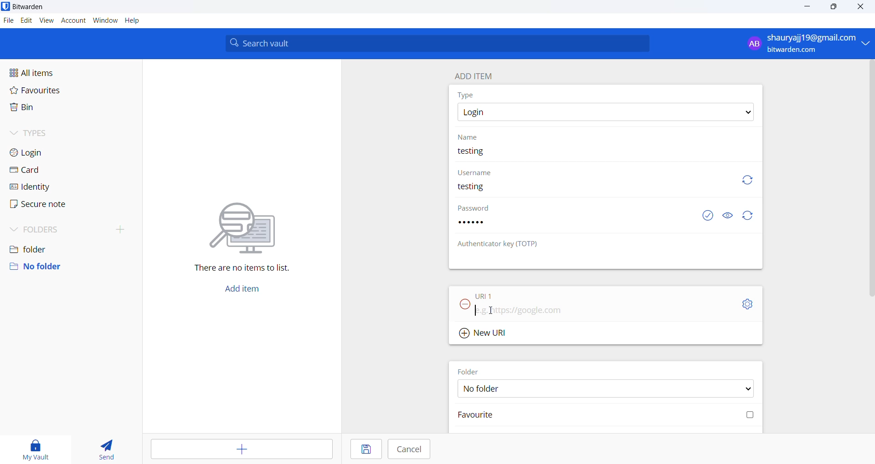 This screenshot has height=464, width=875. I want to click on refresh, so click(748, 216).